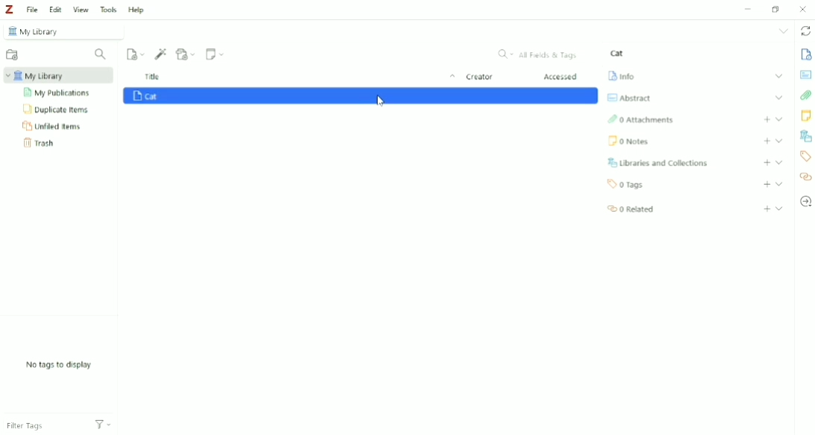  I want to click on All Fields & Tags, so click(539, 54).